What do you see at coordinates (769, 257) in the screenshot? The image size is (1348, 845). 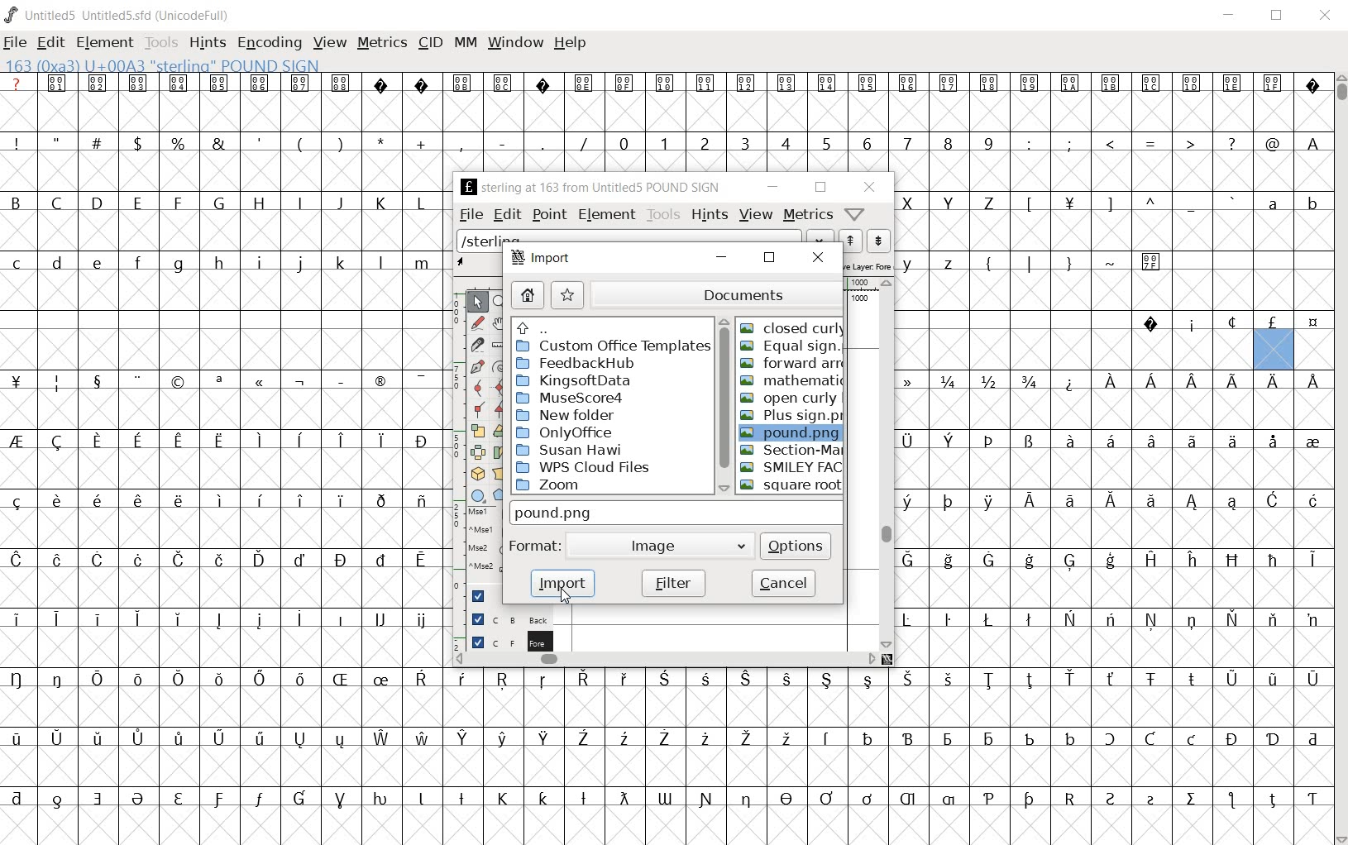 I see `restore` at bounding box center [769, 257].